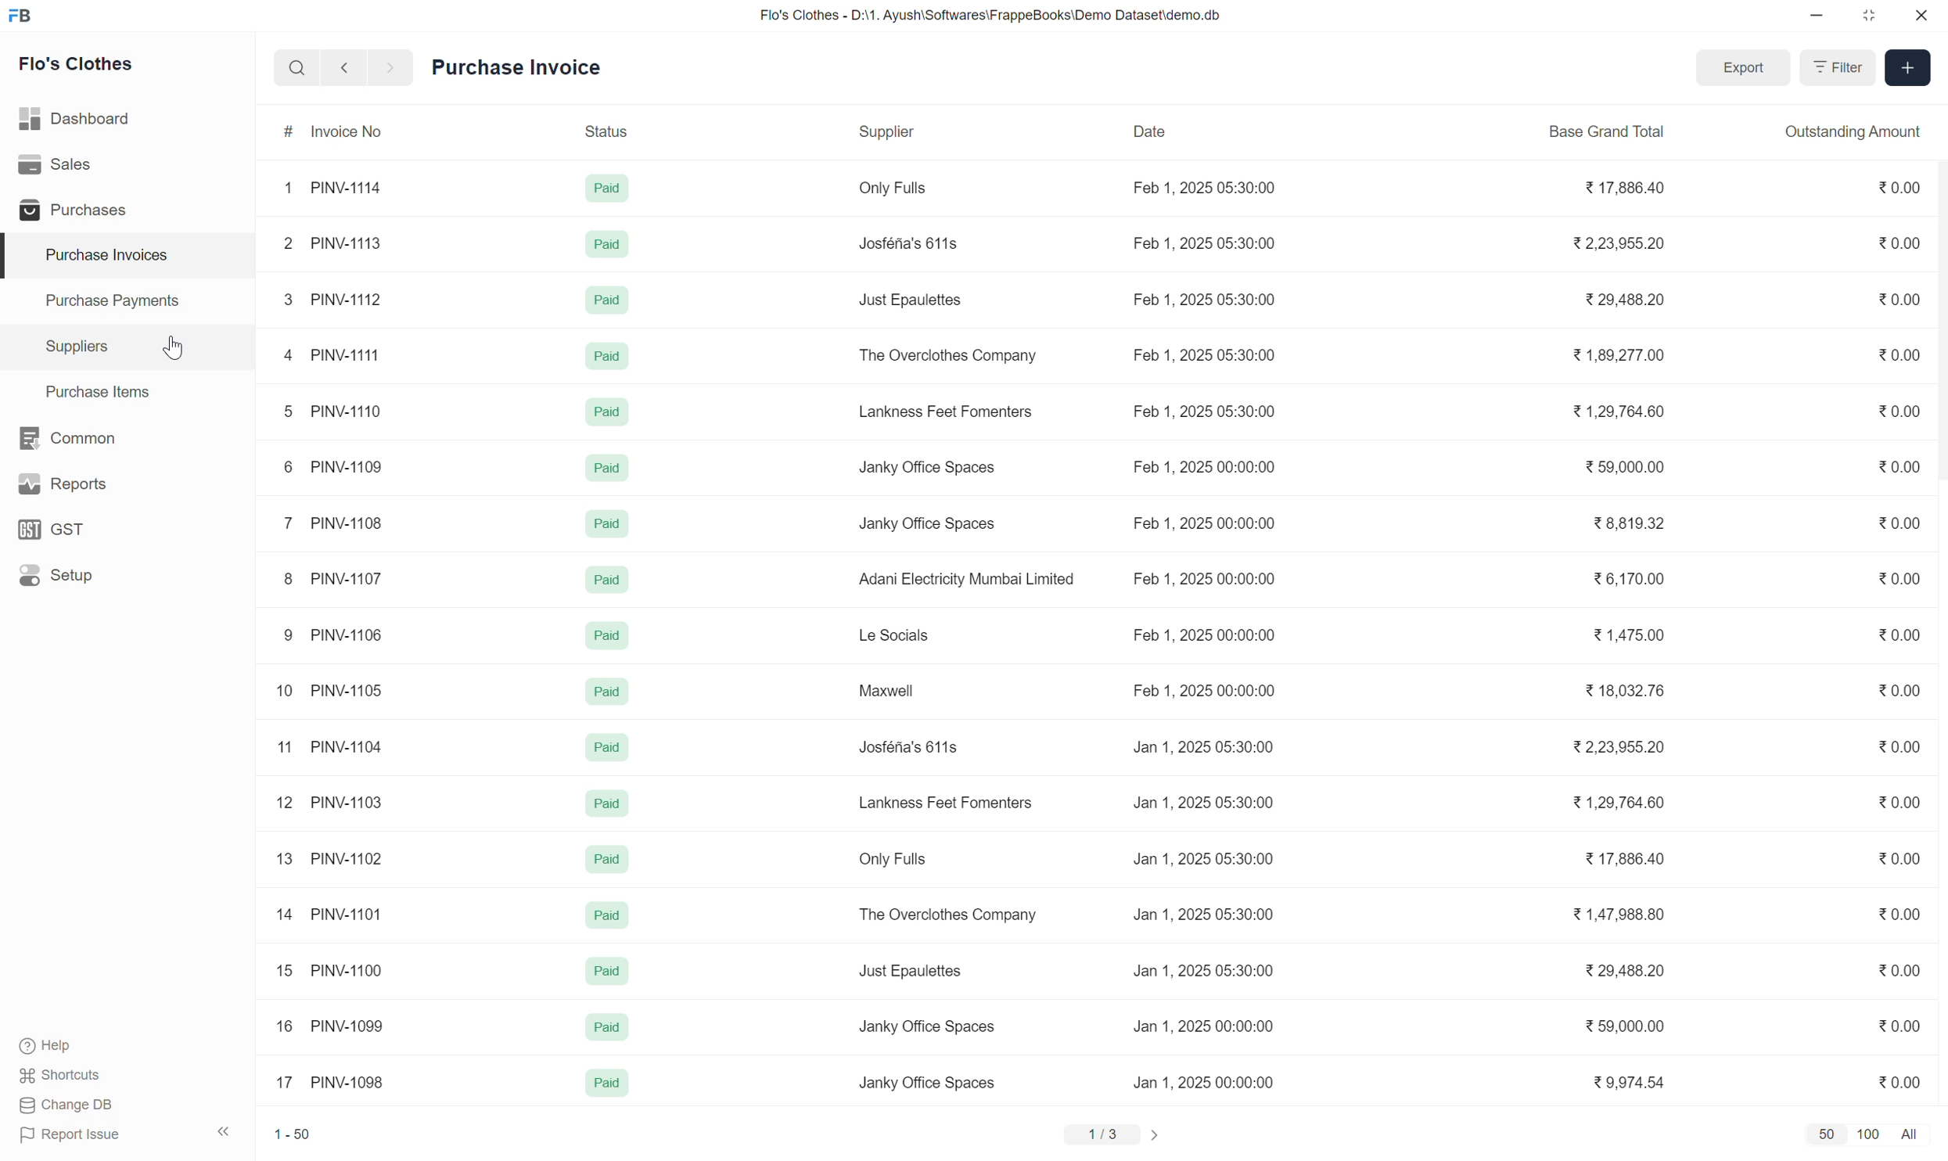 This screenshot has height=1161, width=1948. What do you see at coordinates (330, 746) in the screenshot?
I see `11 PINV-1104` at bounding box center [330, 746].